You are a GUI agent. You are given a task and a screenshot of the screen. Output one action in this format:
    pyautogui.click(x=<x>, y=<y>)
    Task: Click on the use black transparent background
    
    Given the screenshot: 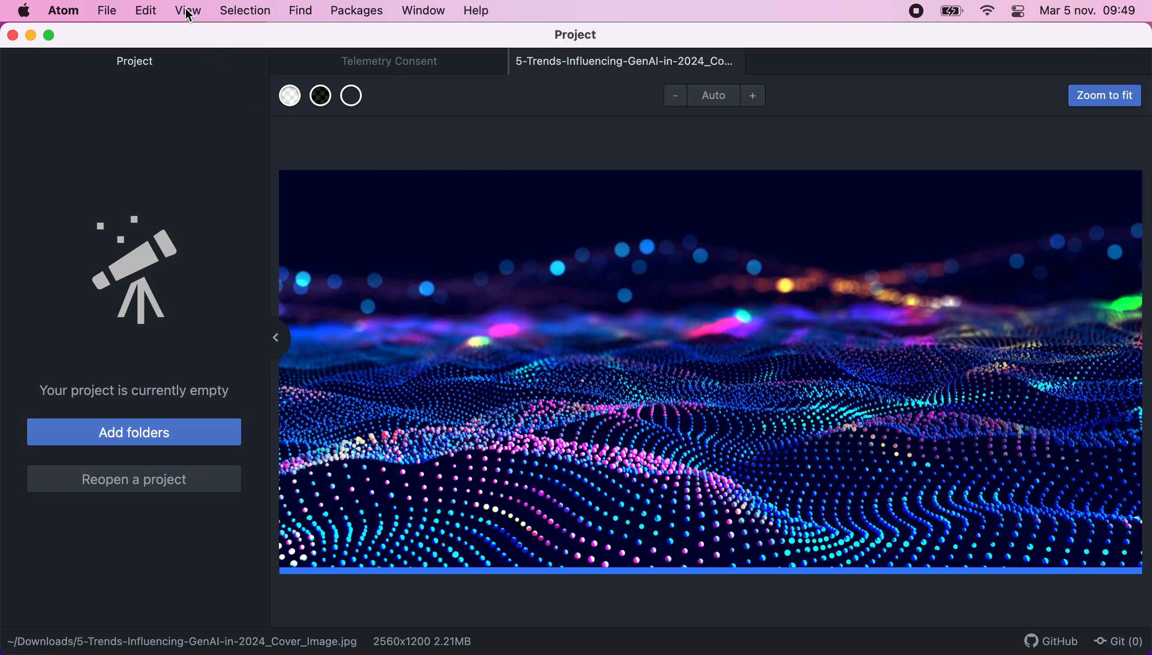 What is the action you would take?
    pyautogui.click(x=319, y=98)
    